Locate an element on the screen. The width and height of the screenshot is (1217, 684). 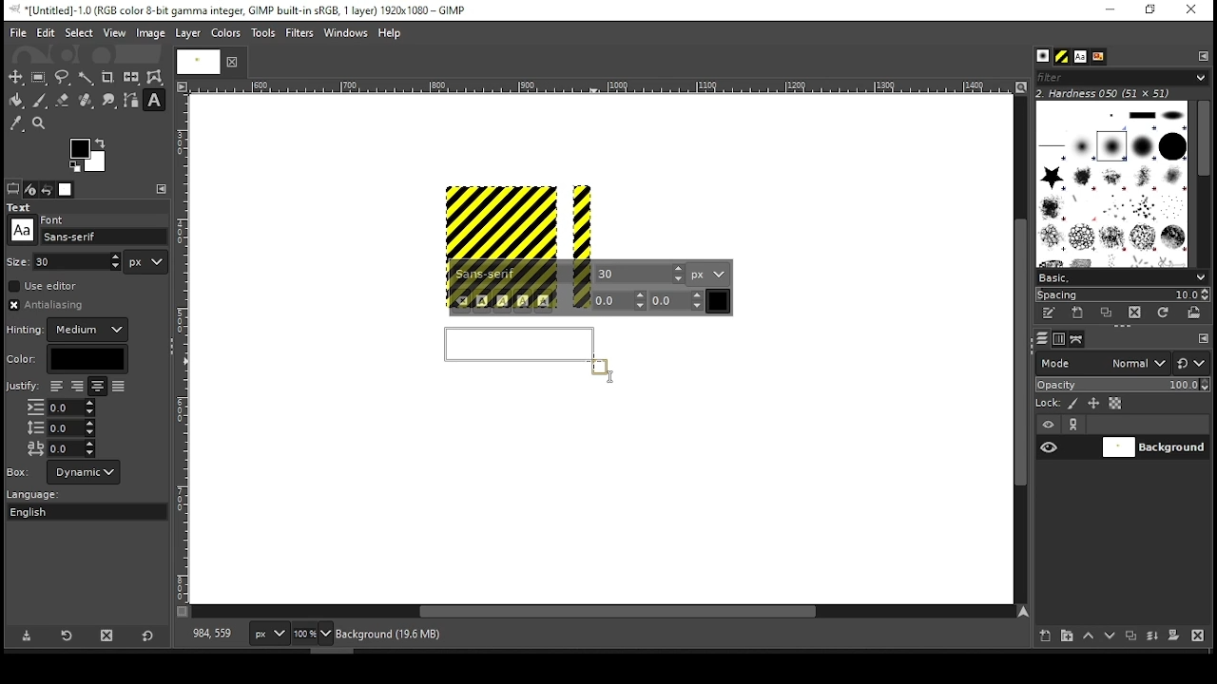
image is located at coordinates (149, 33).